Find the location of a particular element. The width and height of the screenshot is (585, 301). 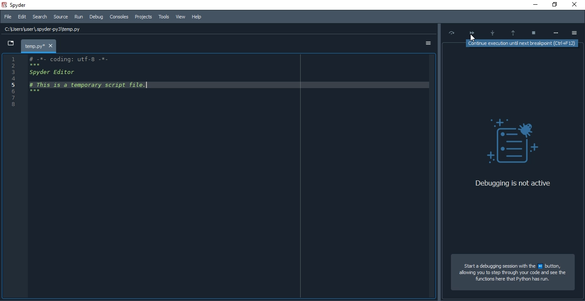

Stop debugging is located at coordinates (534, 32).